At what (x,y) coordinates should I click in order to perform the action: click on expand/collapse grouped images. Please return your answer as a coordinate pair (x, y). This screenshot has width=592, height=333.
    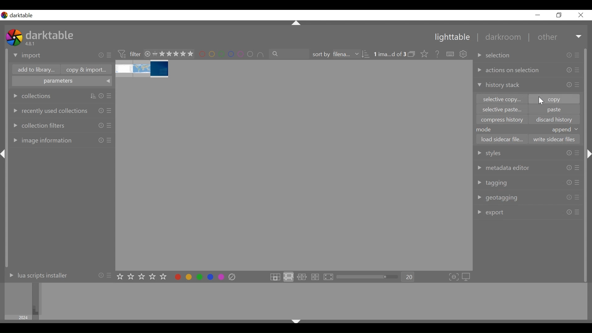
    Looking at the image, I should click on (411, 54).